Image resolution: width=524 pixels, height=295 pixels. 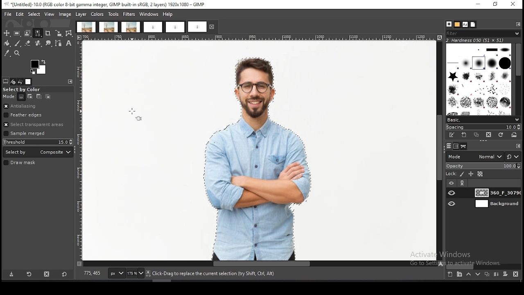 What do you see at coordinates (479, 79) in the screenshot?
I see `brushes` at bounding box center [479, 79].